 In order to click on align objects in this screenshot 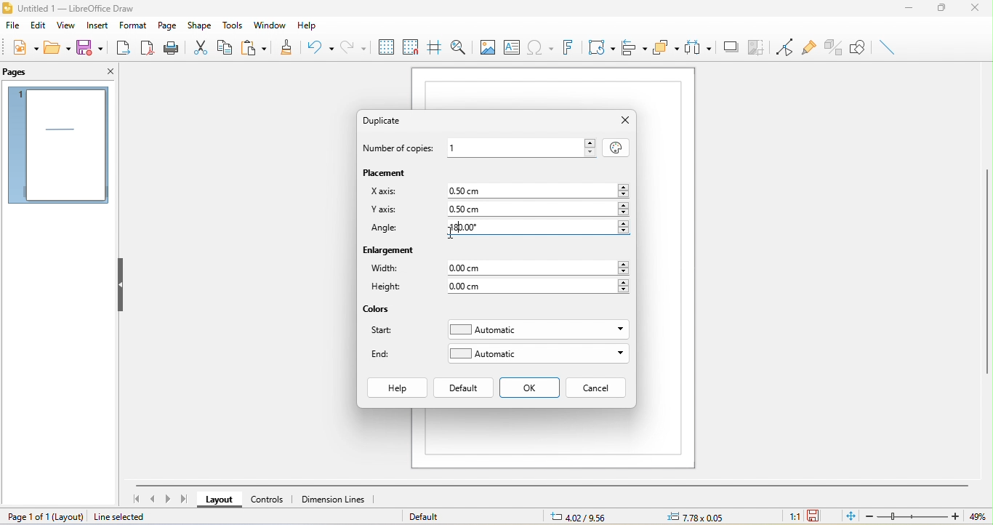, I will do `click(635, 48)`.